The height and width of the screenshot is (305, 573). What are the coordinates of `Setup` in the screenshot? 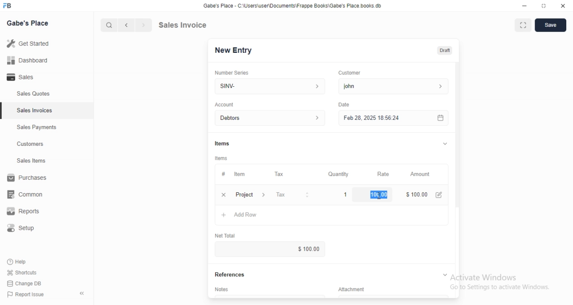 It's located at (26, 229).